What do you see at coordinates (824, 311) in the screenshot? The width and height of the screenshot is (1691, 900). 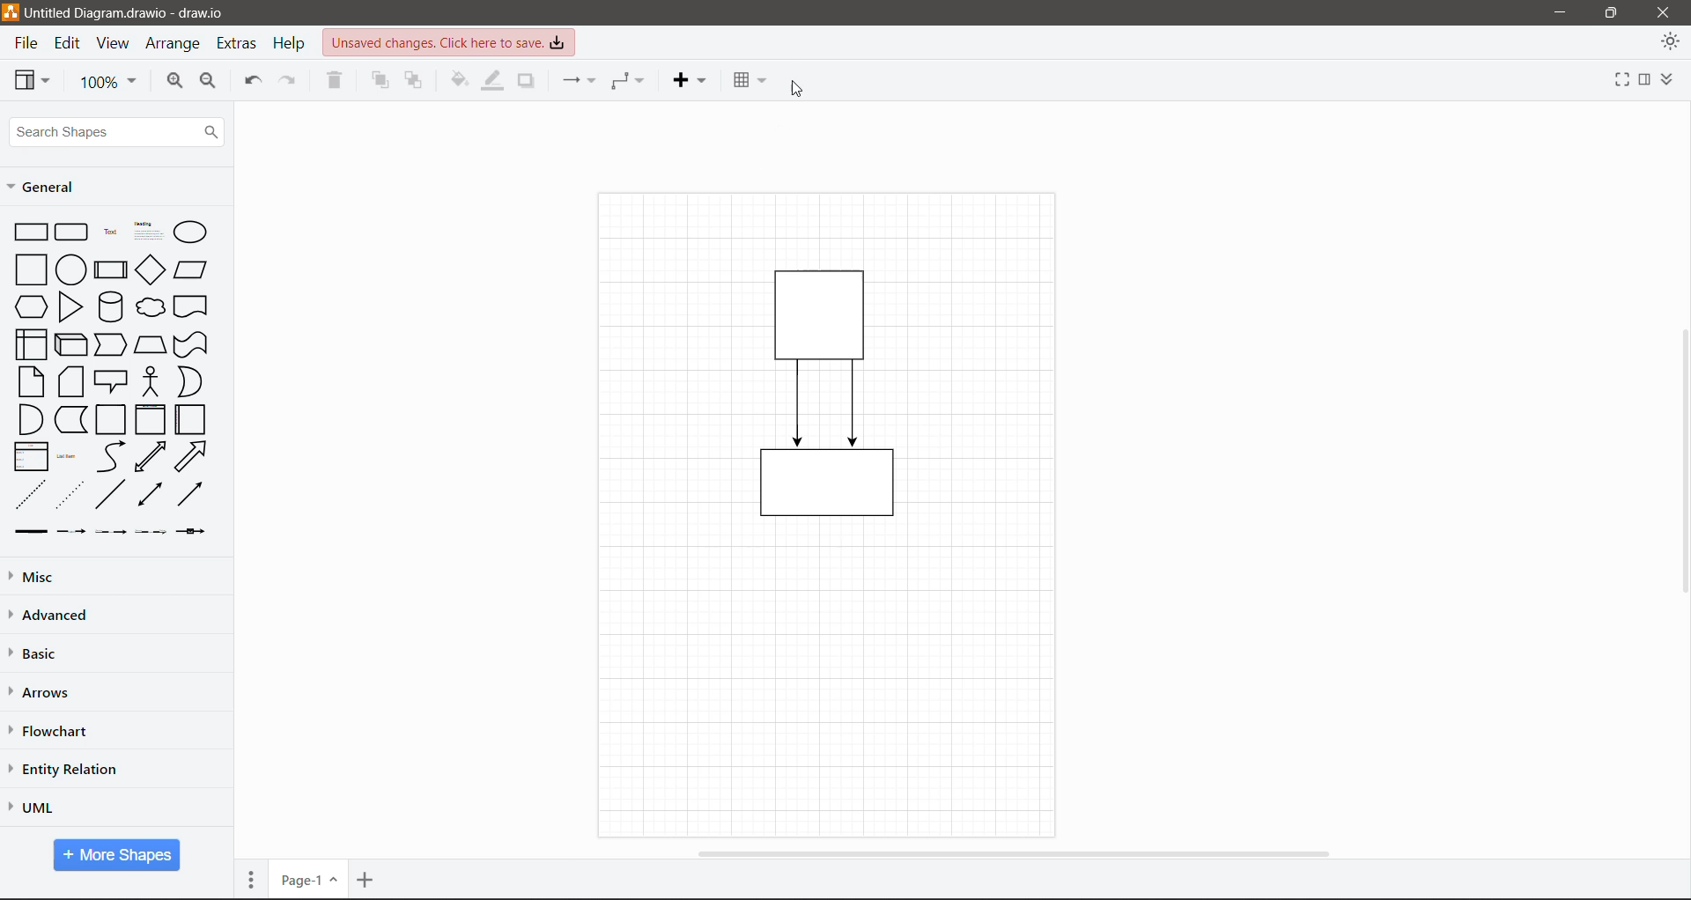 I see `container` at bounding box center [824, 311].